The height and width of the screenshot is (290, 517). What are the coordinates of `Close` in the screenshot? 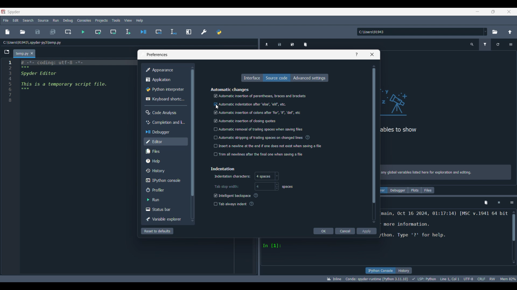 It's located at (372, 55).